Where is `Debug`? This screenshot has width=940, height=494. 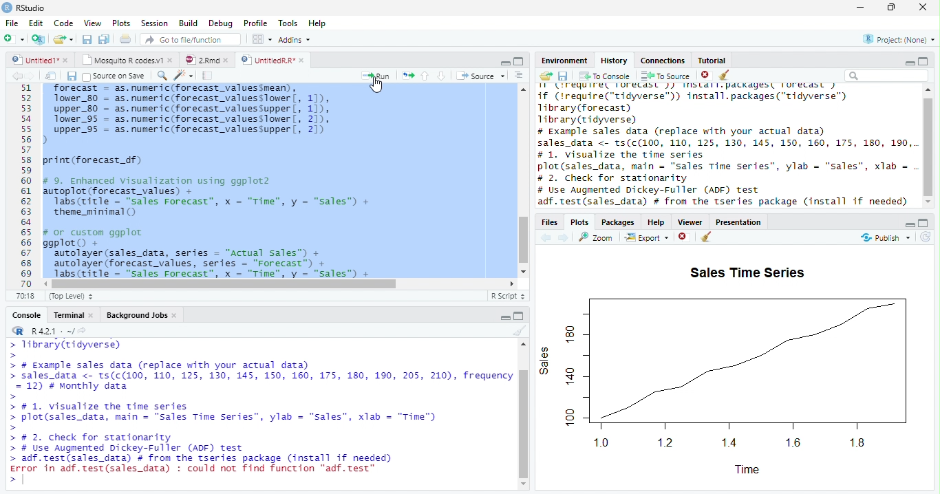
Debug is located at coordinates (221, 23).